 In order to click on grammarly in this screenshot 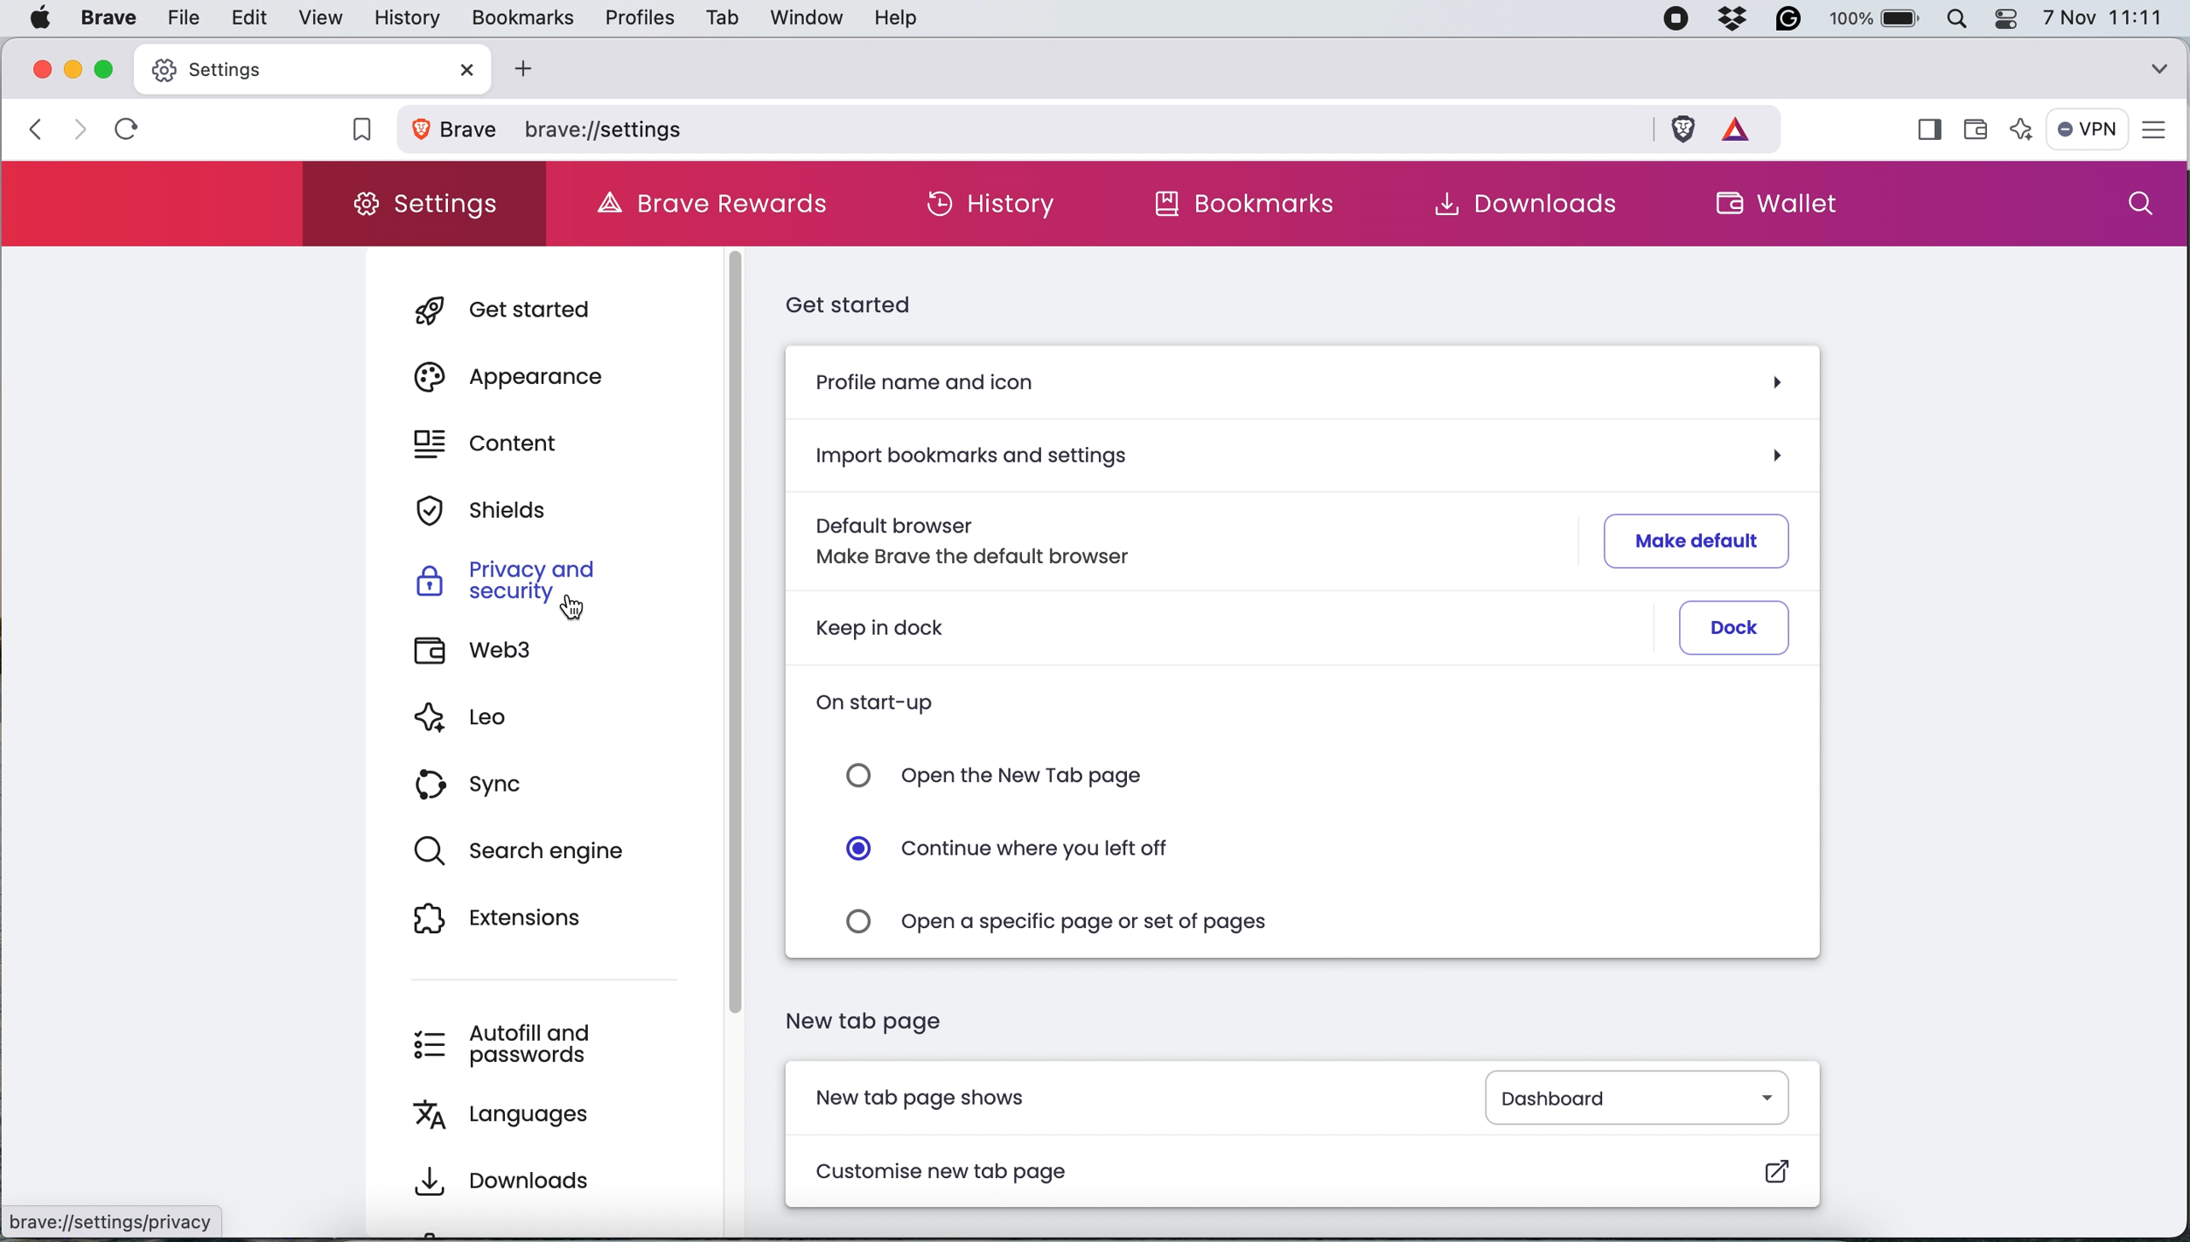, I will do `click(1794, 20)`.